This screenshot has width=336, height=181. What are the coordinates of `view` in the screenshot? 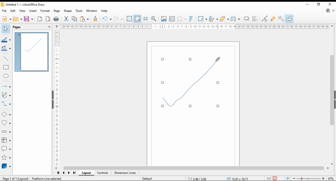 It's located at (23, 10).